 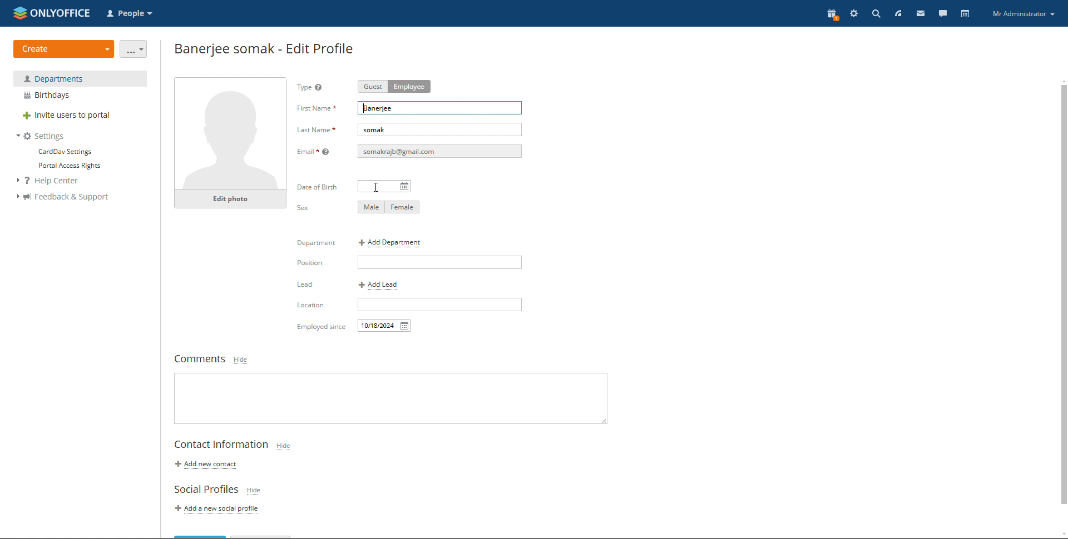 What do you see at coordinates (221, 445) in the screenshot?
I see `contact information` at bounding box center [221, 445].